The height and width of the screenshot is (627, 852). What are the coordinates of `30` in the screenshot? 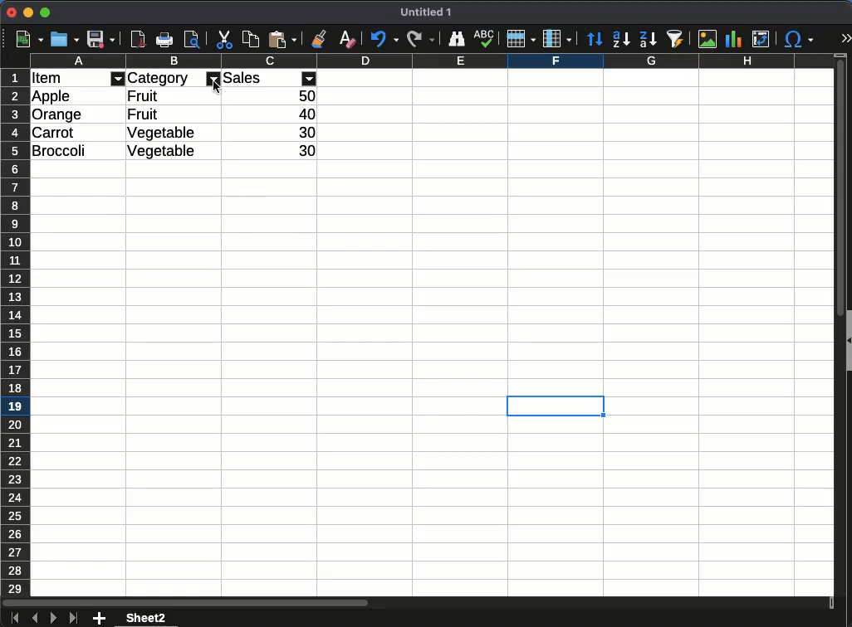 It's located at (305, 151).